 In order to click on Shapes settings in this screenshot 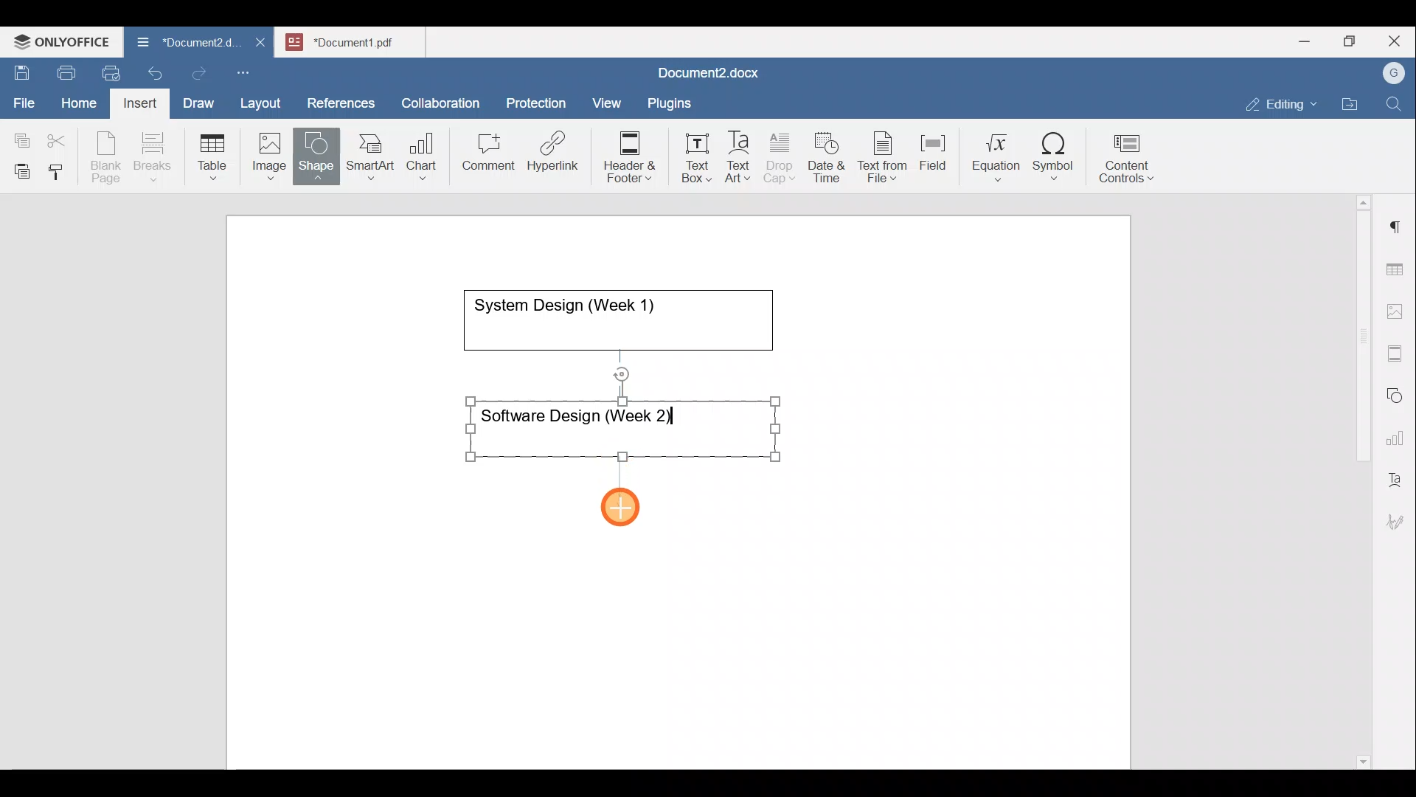, I will do `click(1398, 393)`.